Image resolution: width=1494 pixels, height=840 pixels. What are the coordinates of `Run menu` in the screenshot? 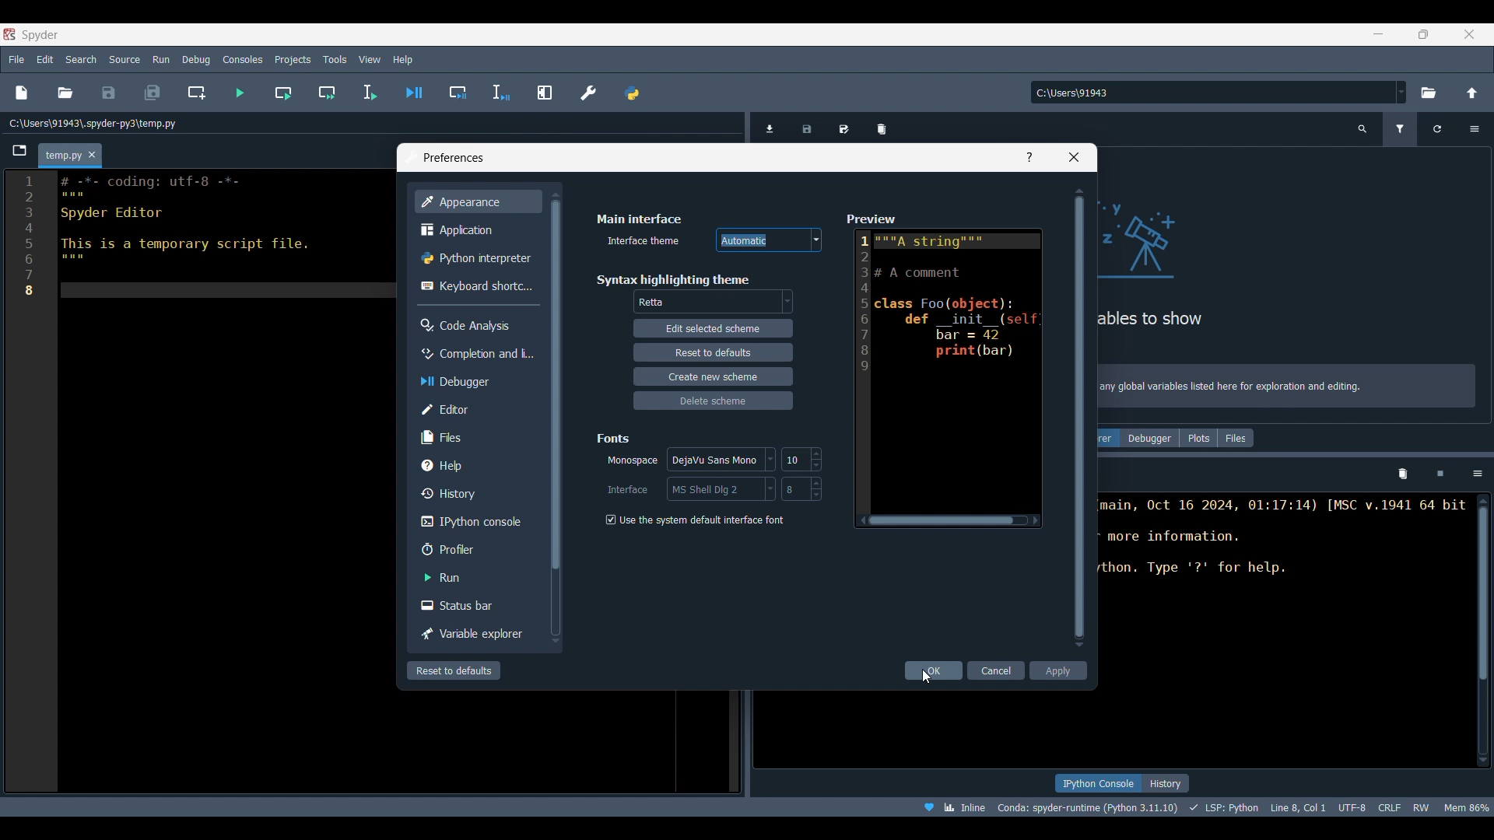 It's located at (161, 58).